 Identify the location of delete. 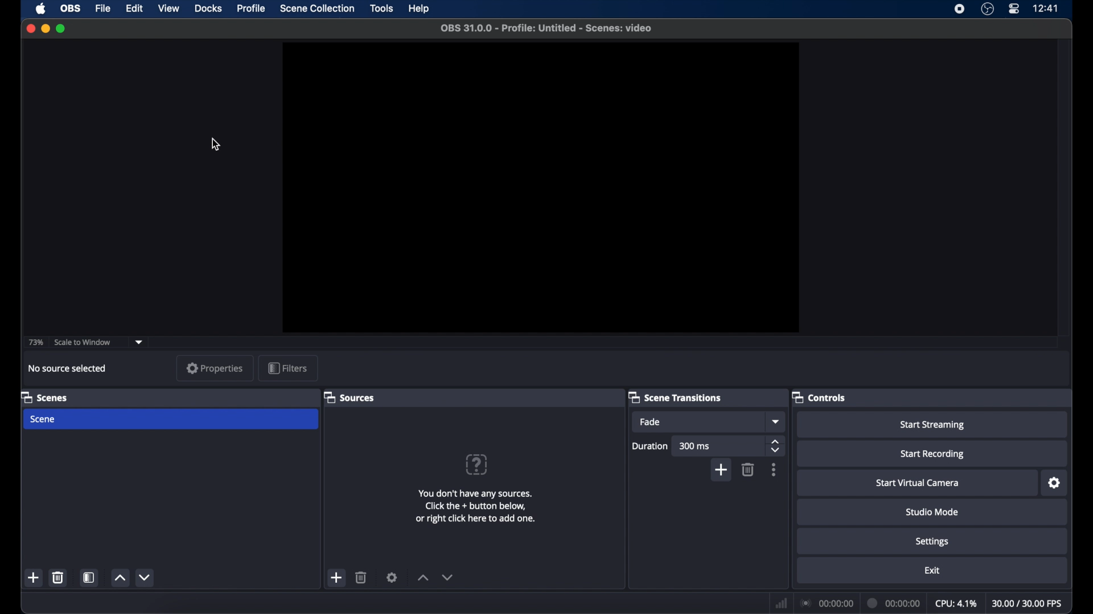
(58, 577).